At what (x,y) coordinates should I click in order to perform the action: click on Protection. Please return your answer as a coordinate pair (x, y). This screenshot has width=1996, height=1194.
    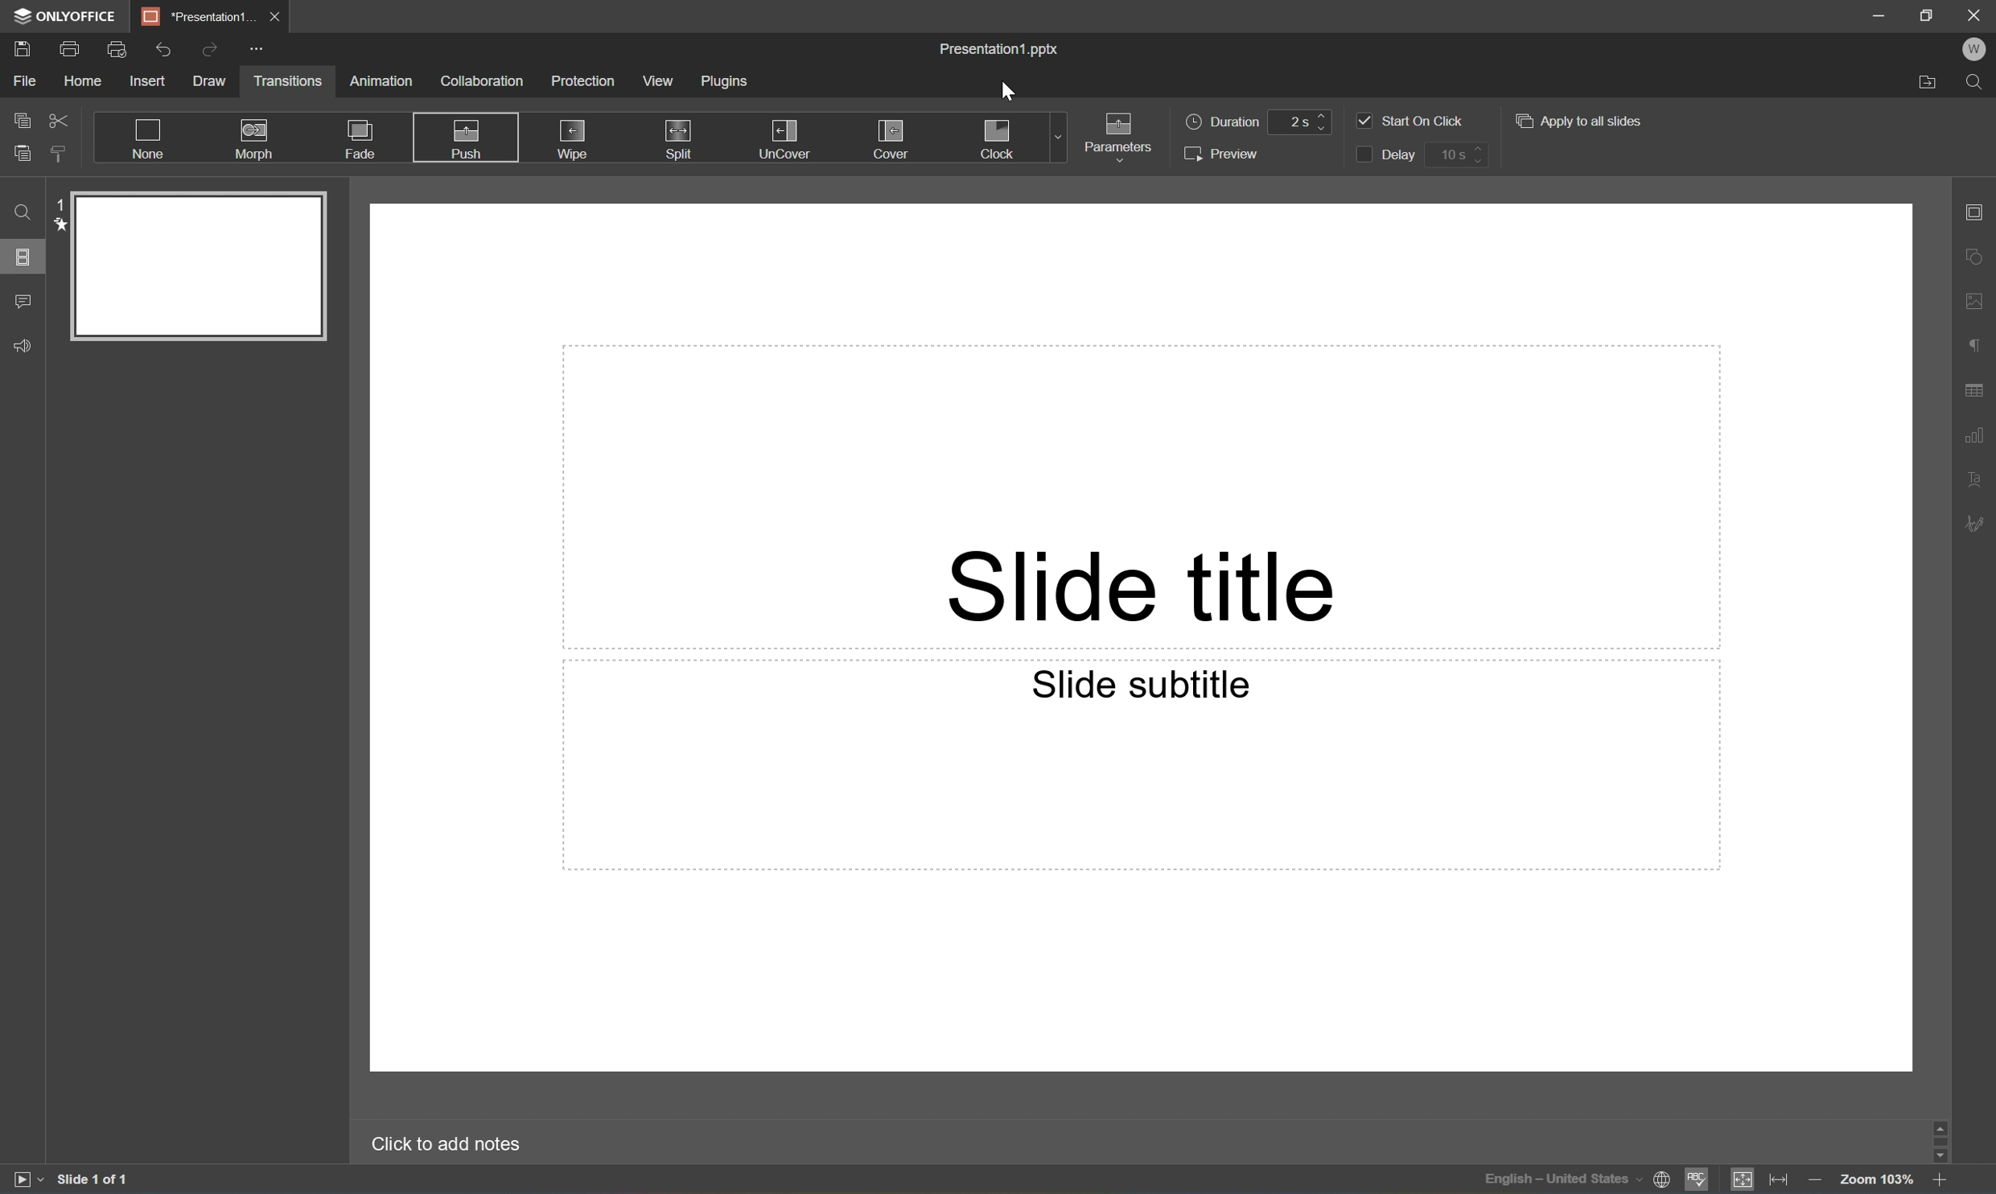
    Looking at the image, I should click on (582, 81).